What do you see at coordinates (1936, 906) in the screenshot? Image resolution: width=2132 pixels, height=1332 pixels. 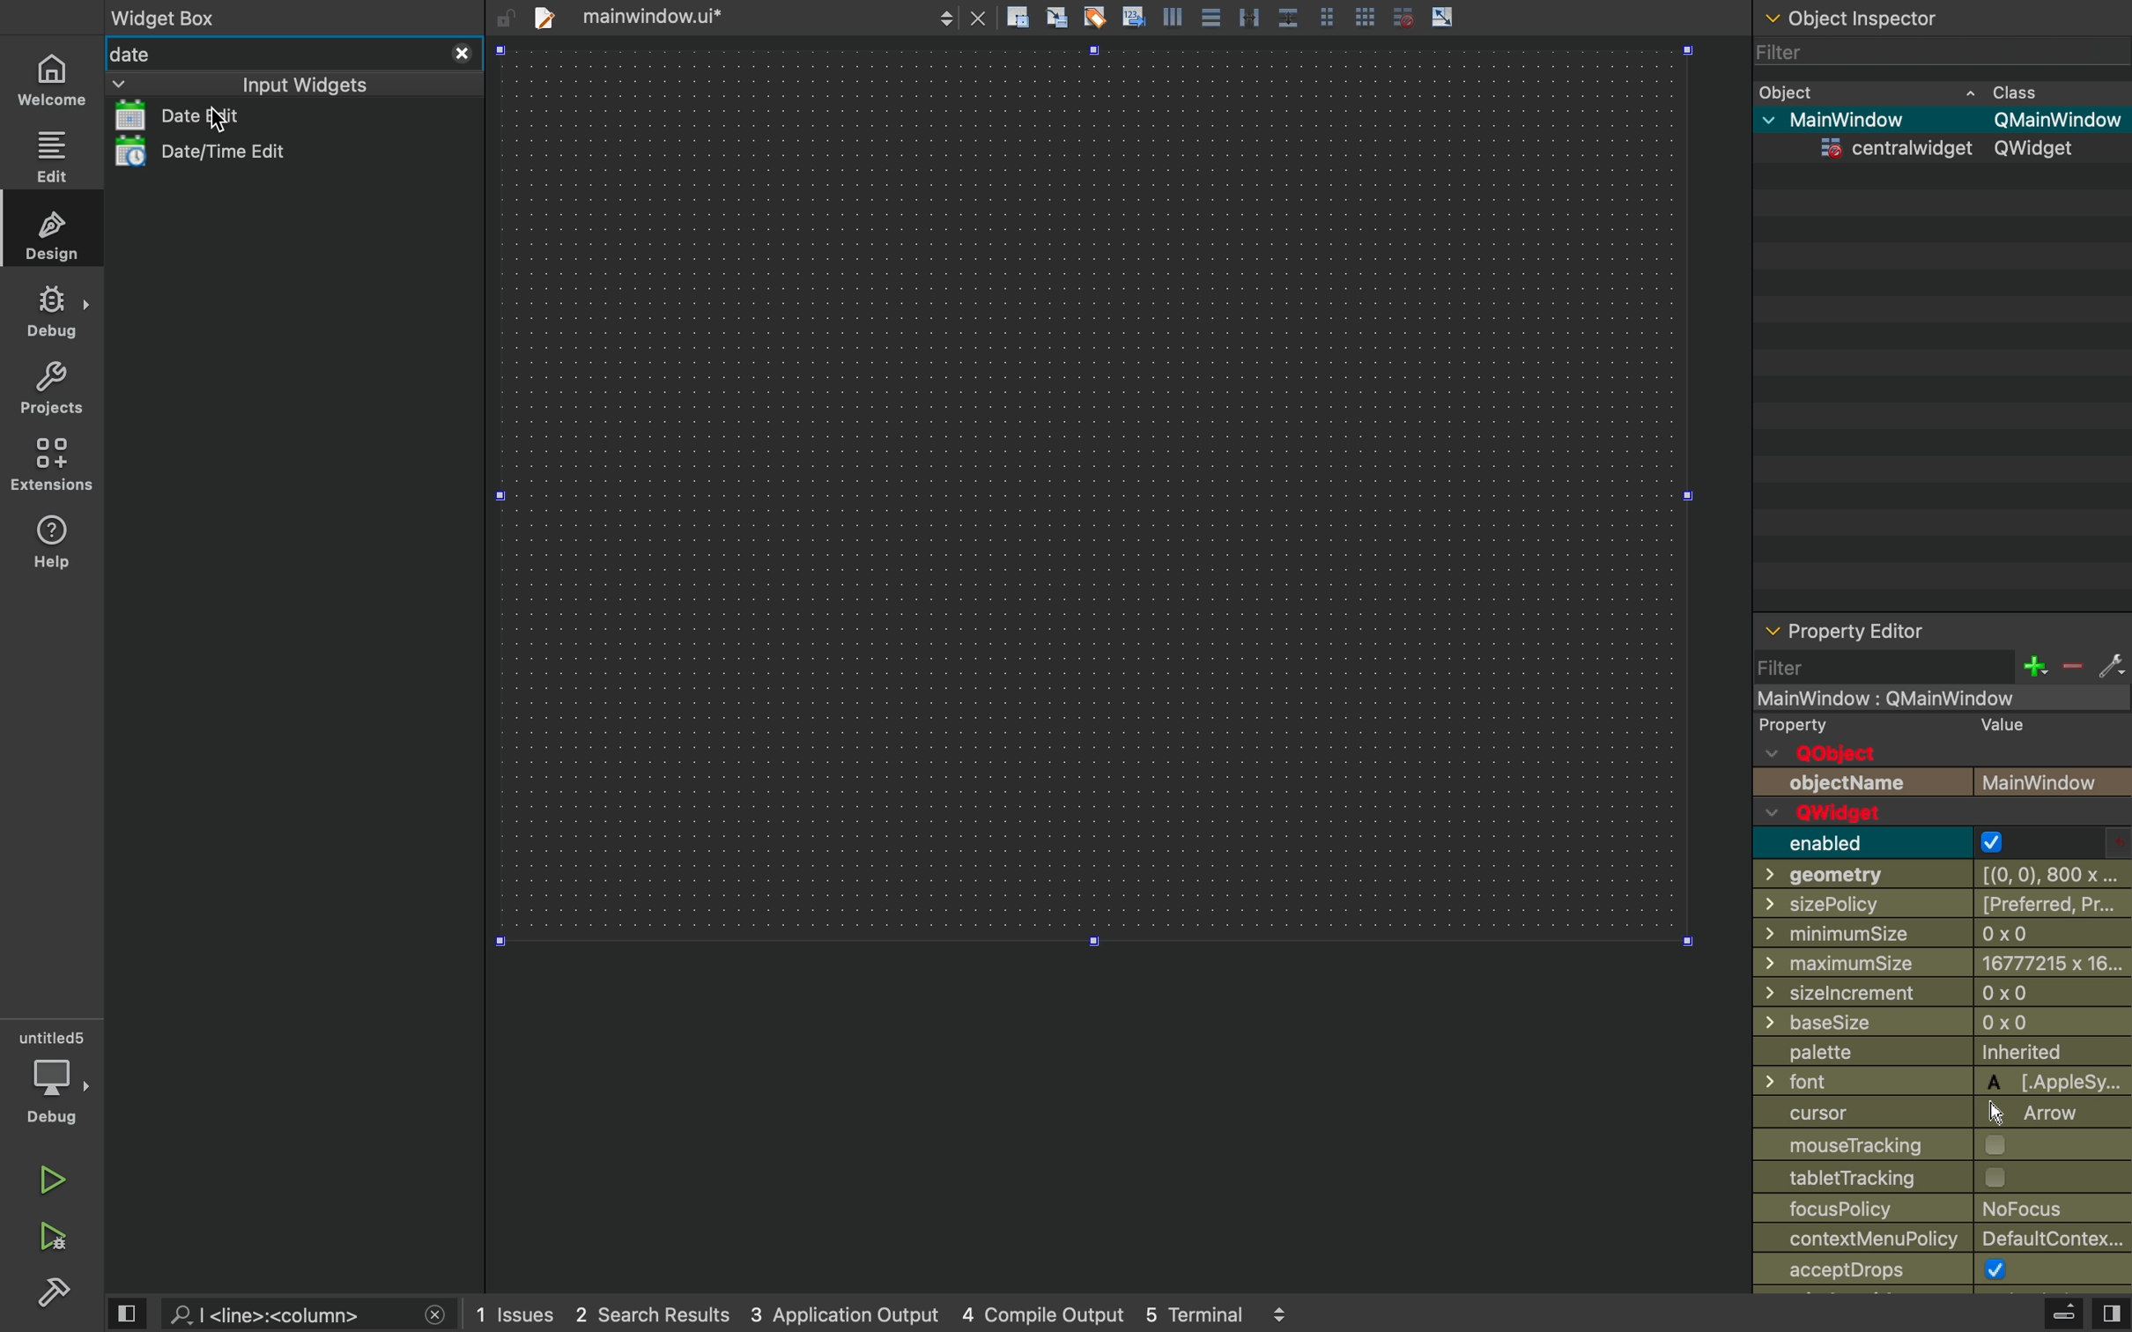 I see `sizepolicy` at bounding box center [1936, 906].